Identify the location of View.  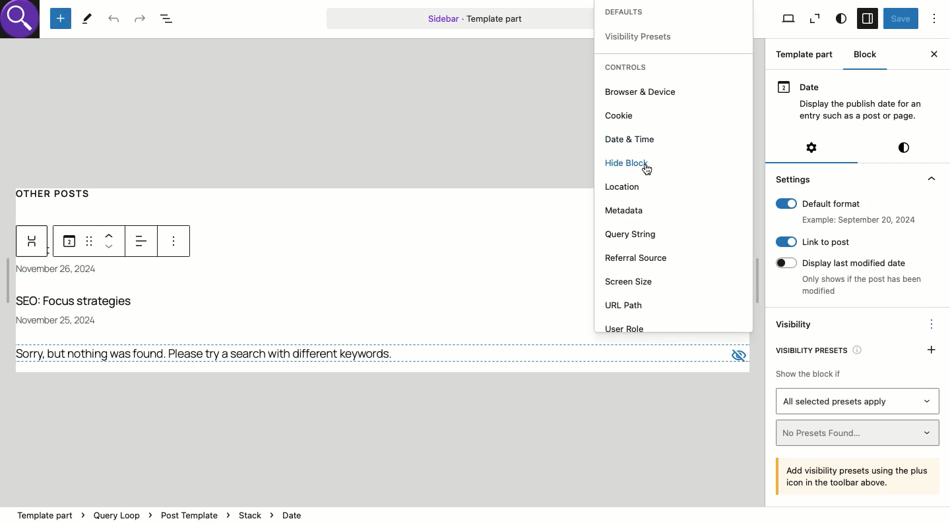
(815, 19).